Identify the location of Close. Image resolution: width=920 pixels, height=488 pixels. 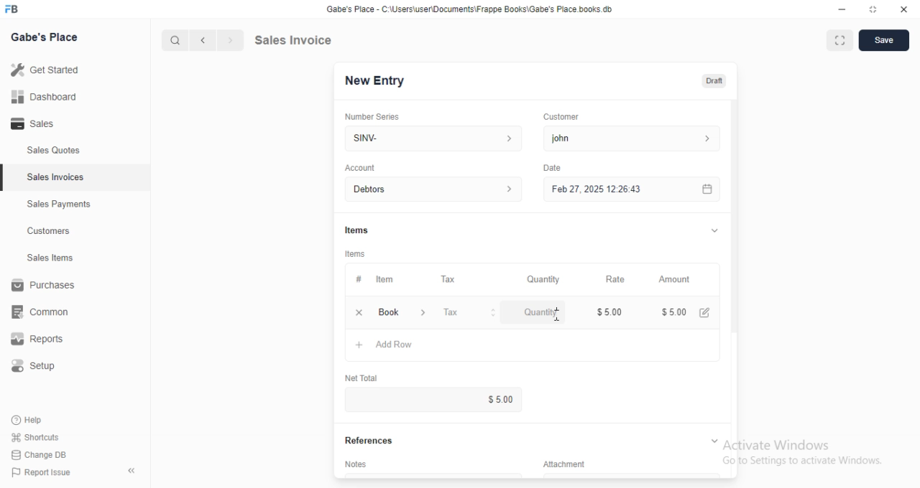
(903, 10).